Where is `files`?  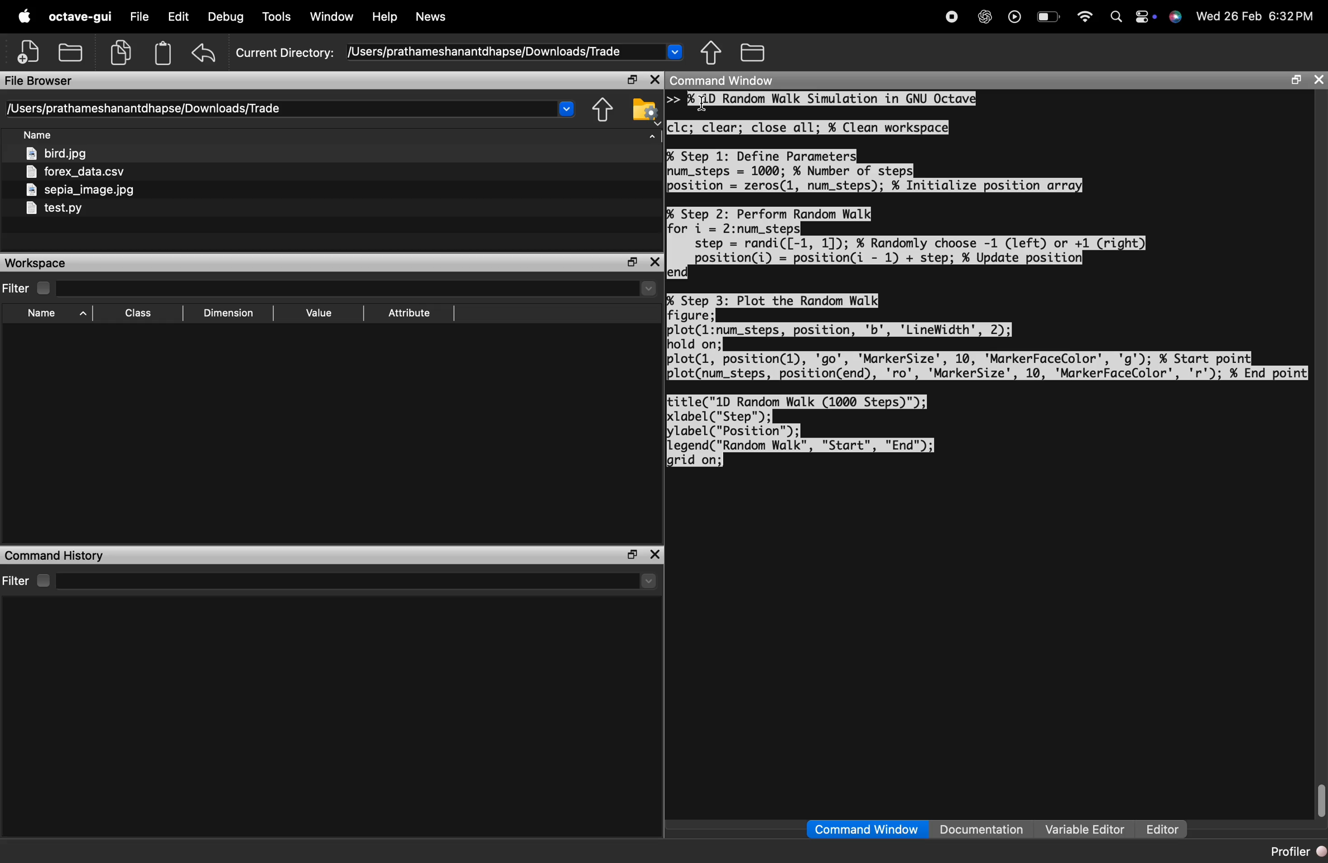
files is located at coordinates (84, 182).